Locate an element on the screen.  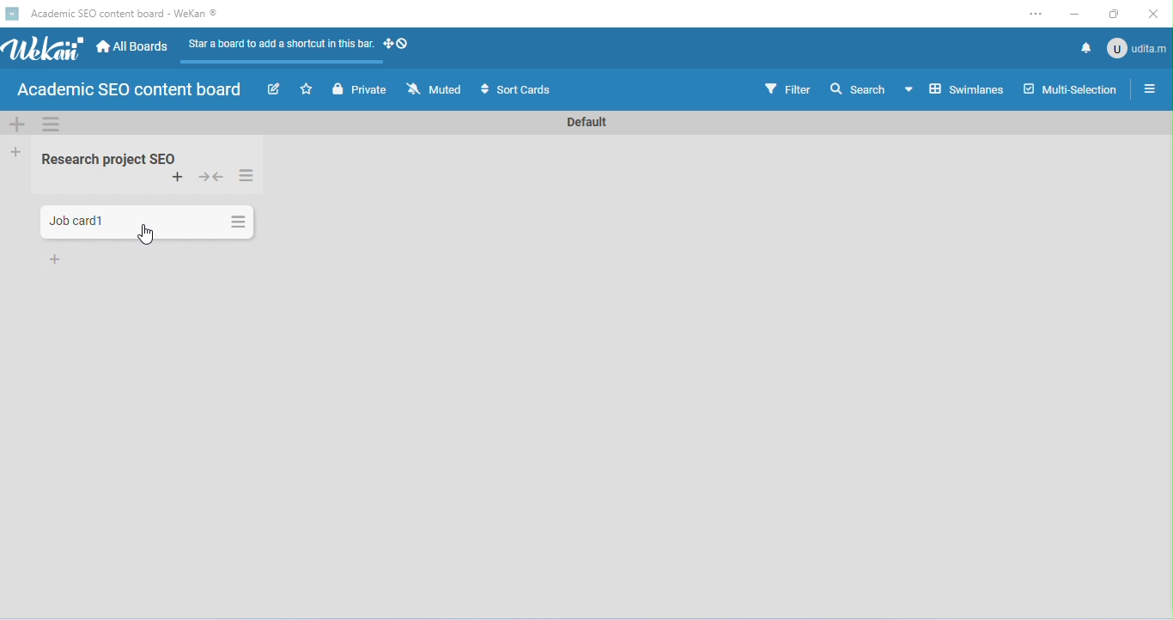
search is located at coordinates (858, 88).